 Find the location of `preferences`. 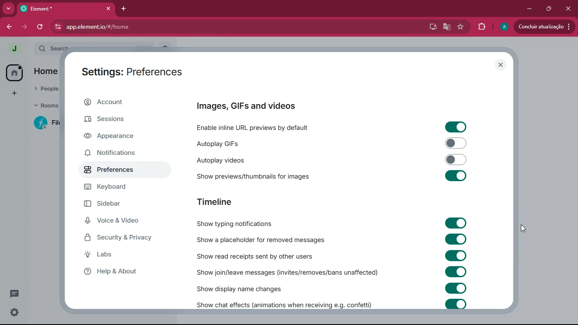

preferences is located at coordinates (110, 170).